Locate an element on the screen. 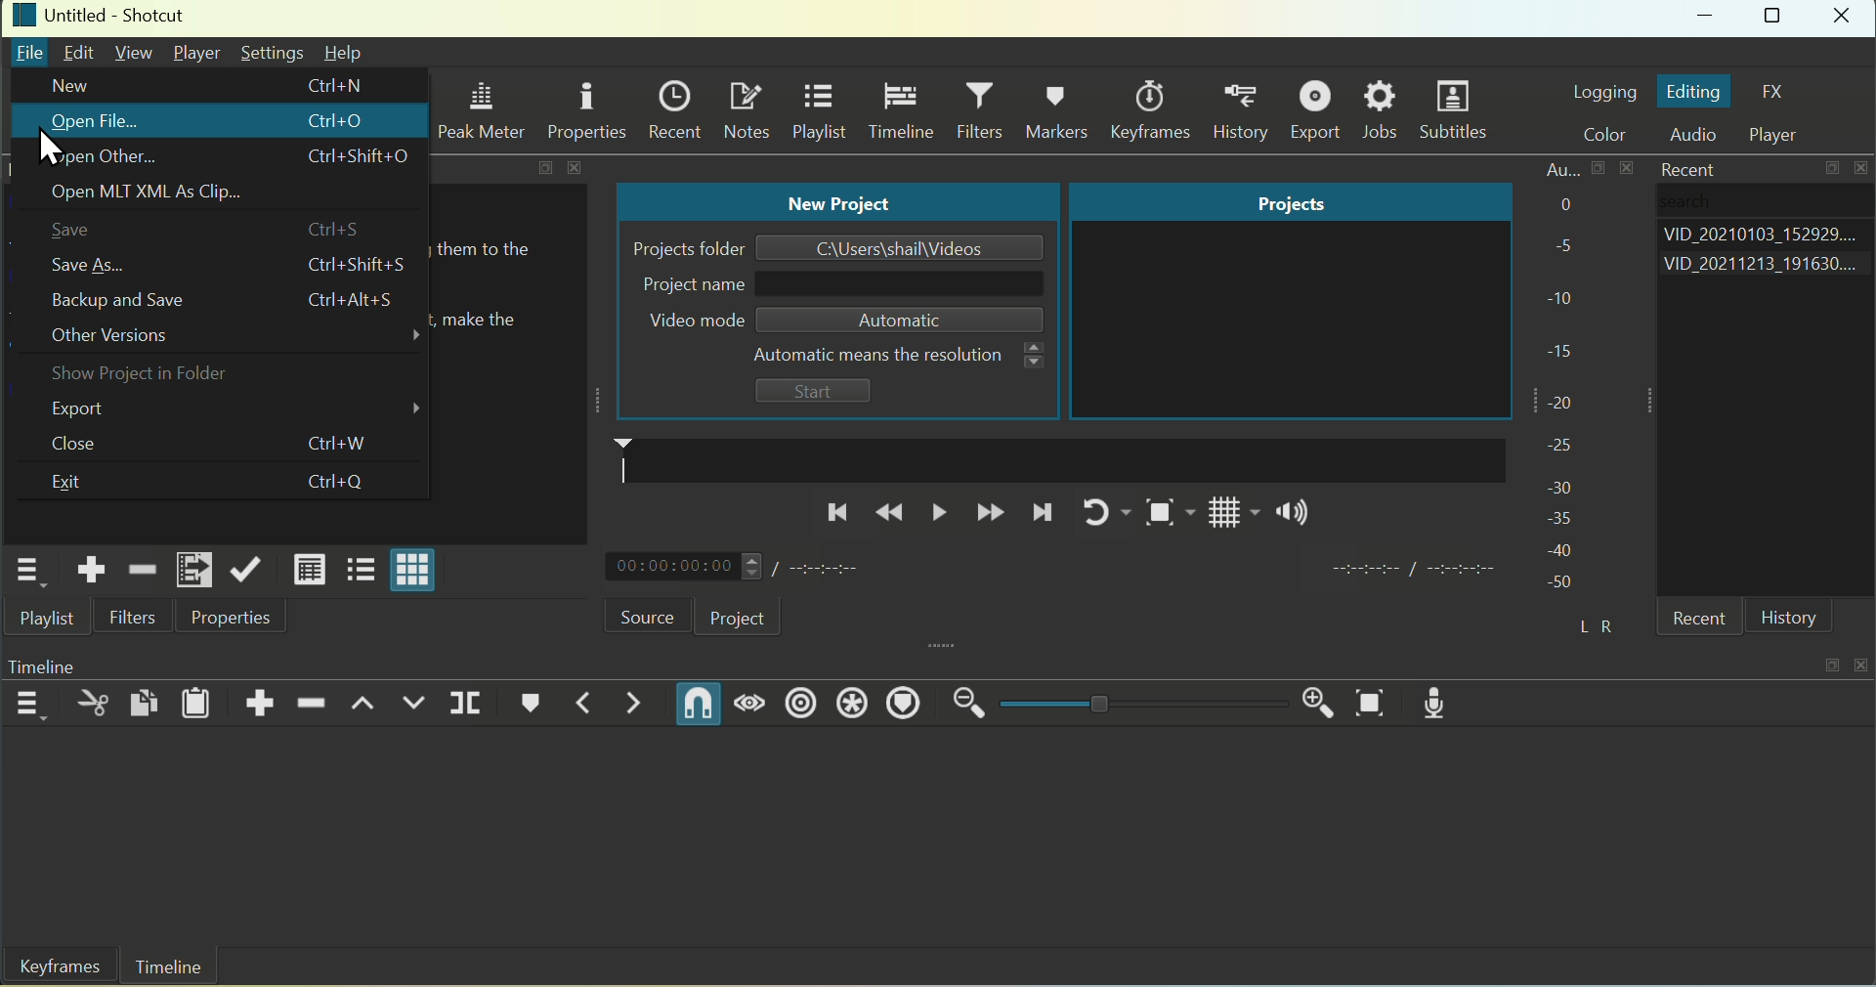  Timeline is located at coordinates (71, 663).